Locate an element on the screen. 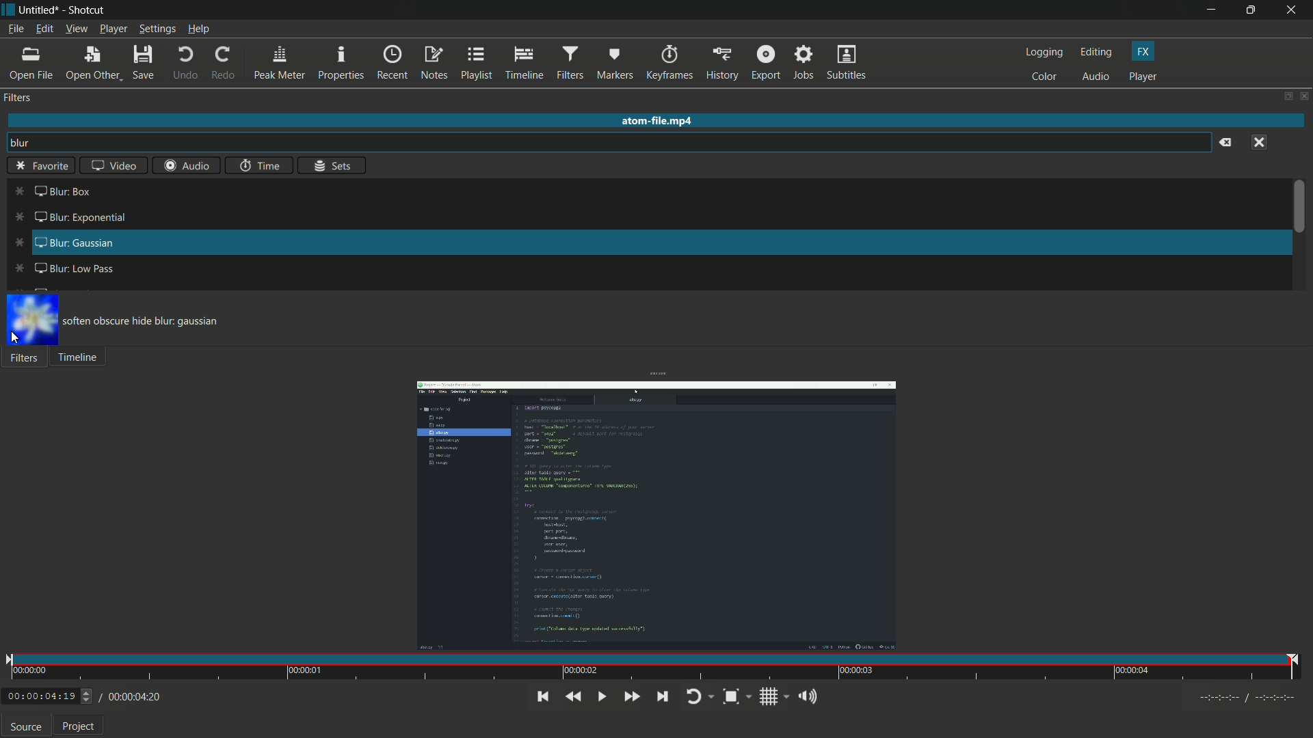 Image resolution: width=1313 pixels, height=738 pixels. settings menu is located at coordinates (158, 29).